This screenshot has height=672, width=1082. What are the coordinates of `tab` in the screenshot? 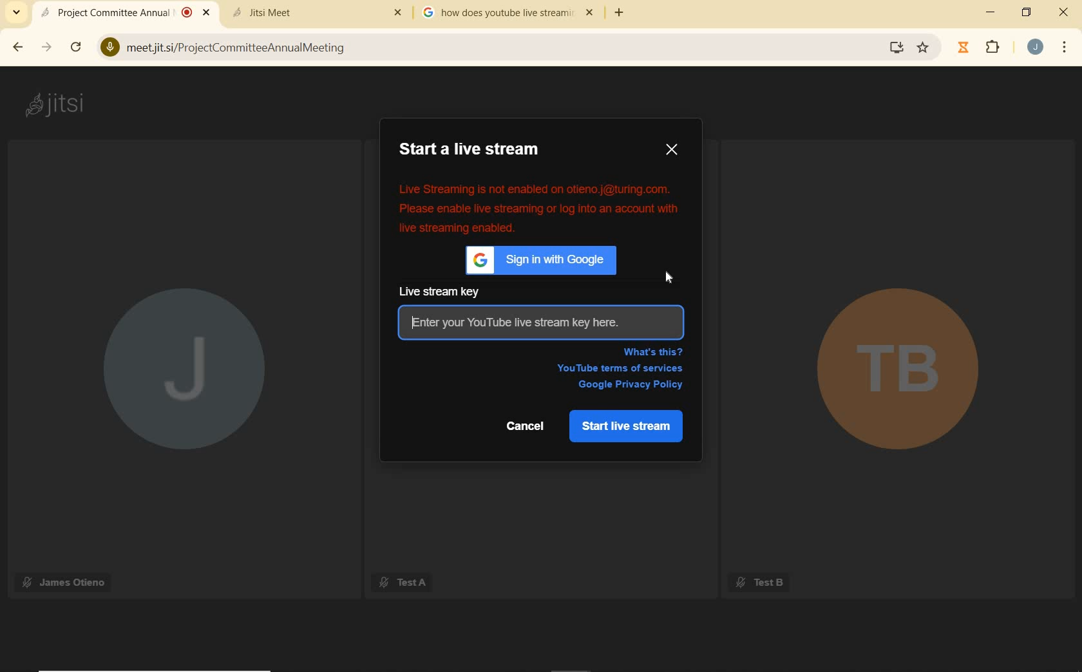 It's located at (301, 12).